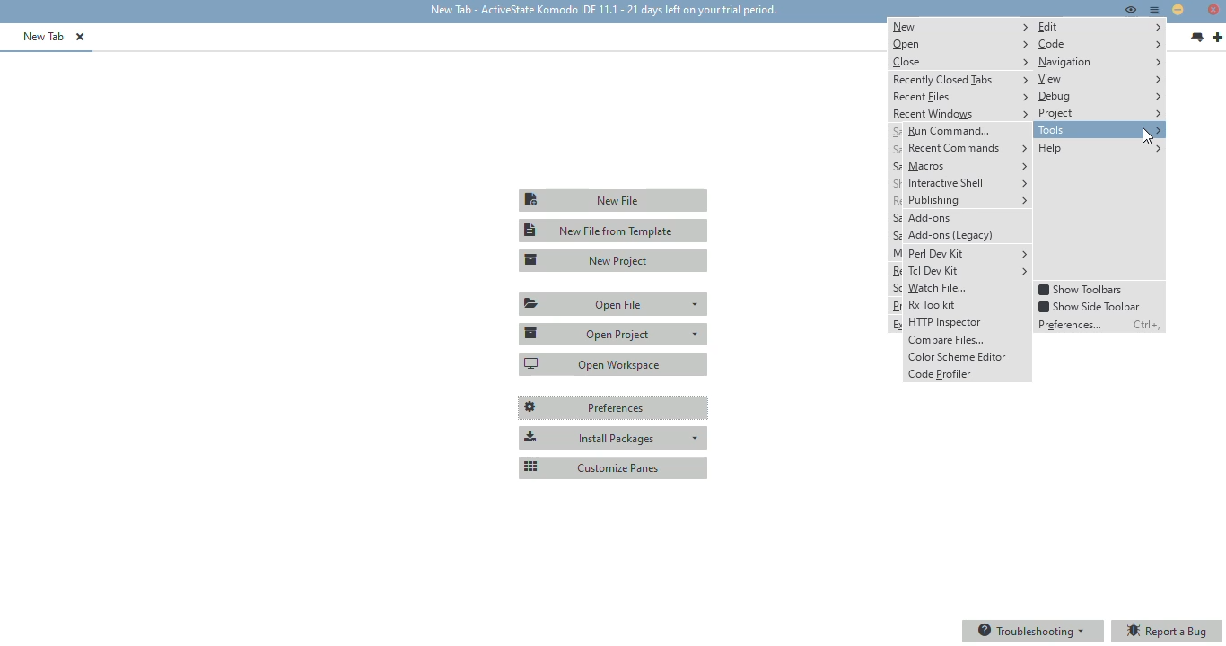 This screenshot has width=1226, height=646. I want to click on Publishing, so click(969, 201).